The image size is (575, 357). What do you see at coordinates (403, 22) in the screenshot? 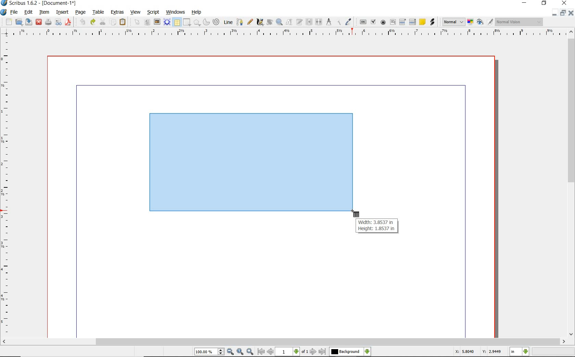
I see `pdf combo box` at bounding box center [403, 22].